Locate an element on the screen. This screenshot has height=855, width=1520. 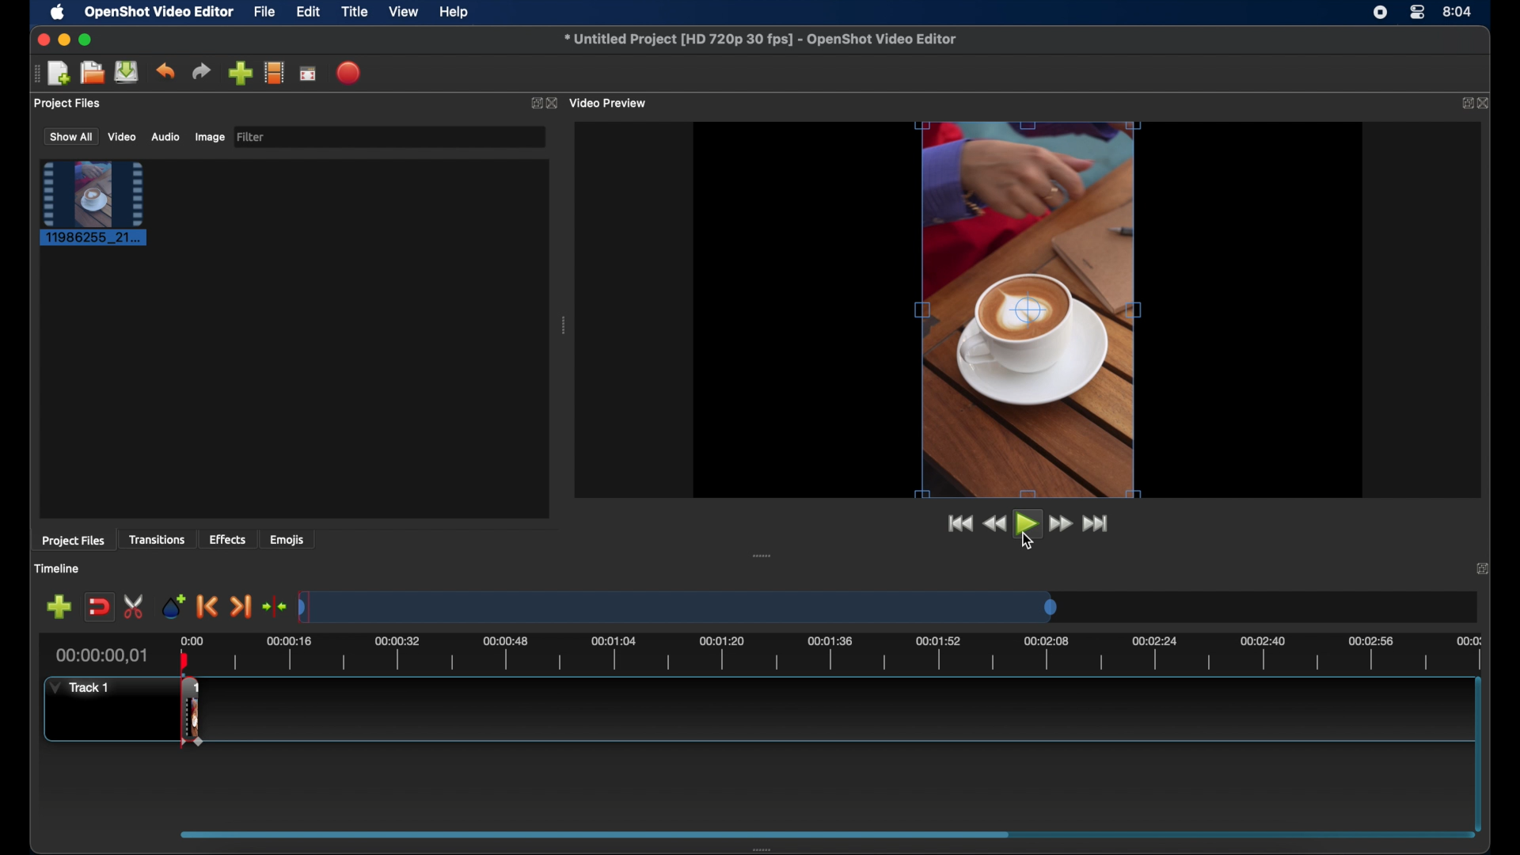
previous marker is located at coordinates (207, 607).